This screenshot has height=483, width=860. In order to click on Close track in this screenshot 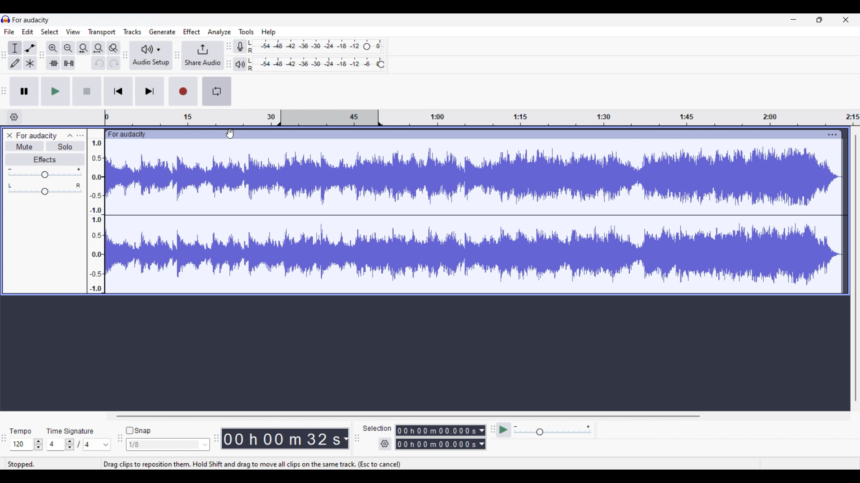, I will do `click(10, 136)`.